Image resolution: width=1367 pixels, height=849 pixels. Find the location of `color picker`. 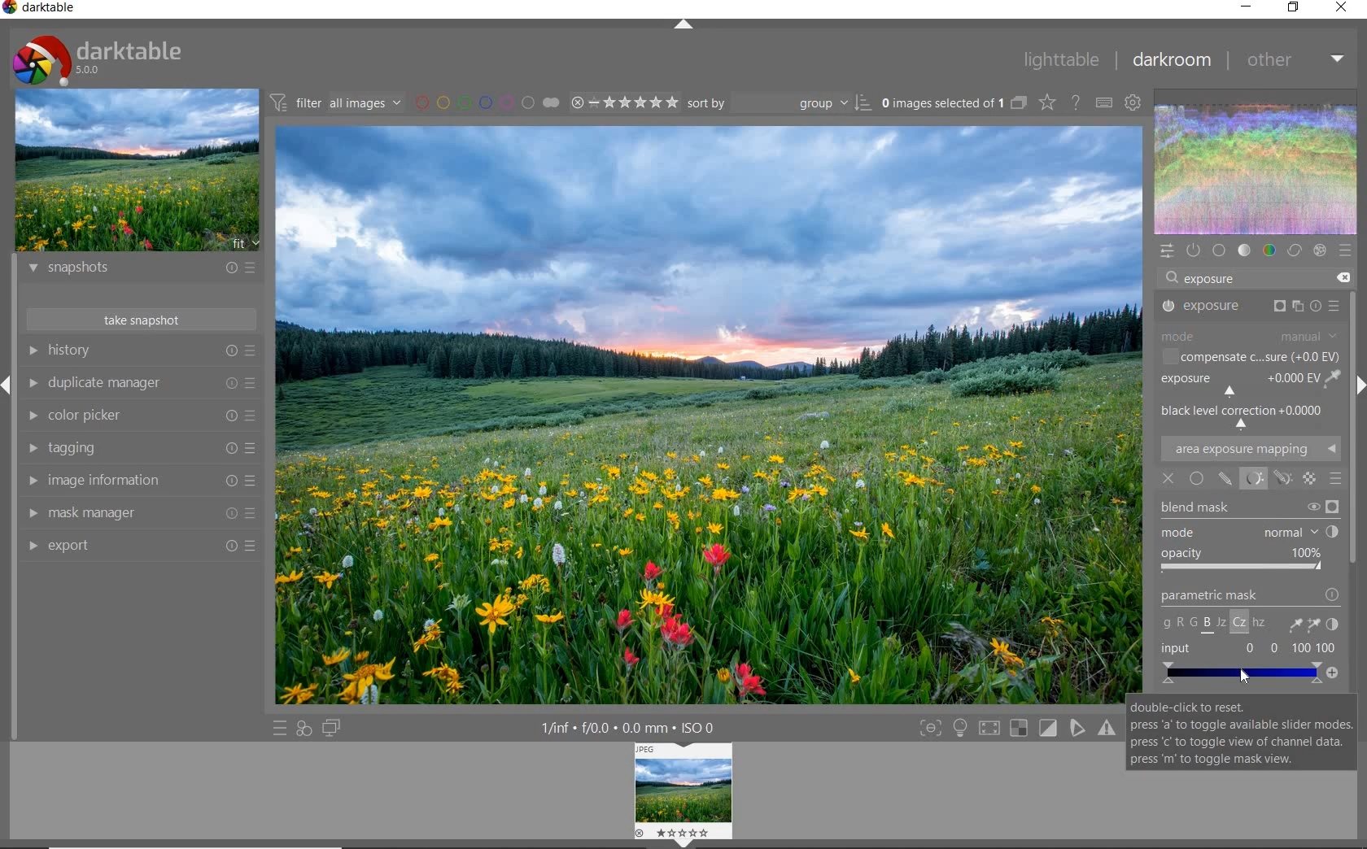

color picker is located at coordinates (139, 416).